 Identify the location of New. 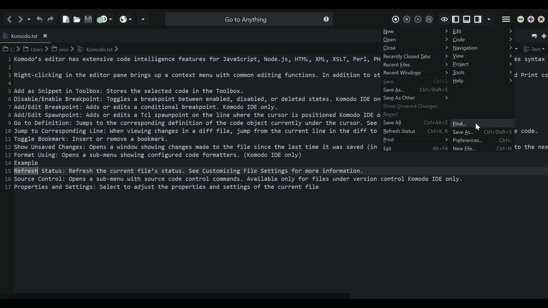
(416, 31).